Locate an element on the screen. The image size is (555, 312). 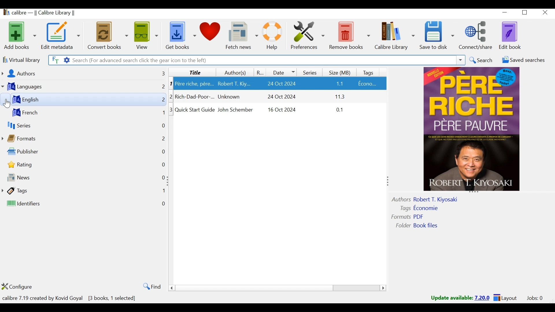
Previous search is located at coordinates (461, 61).